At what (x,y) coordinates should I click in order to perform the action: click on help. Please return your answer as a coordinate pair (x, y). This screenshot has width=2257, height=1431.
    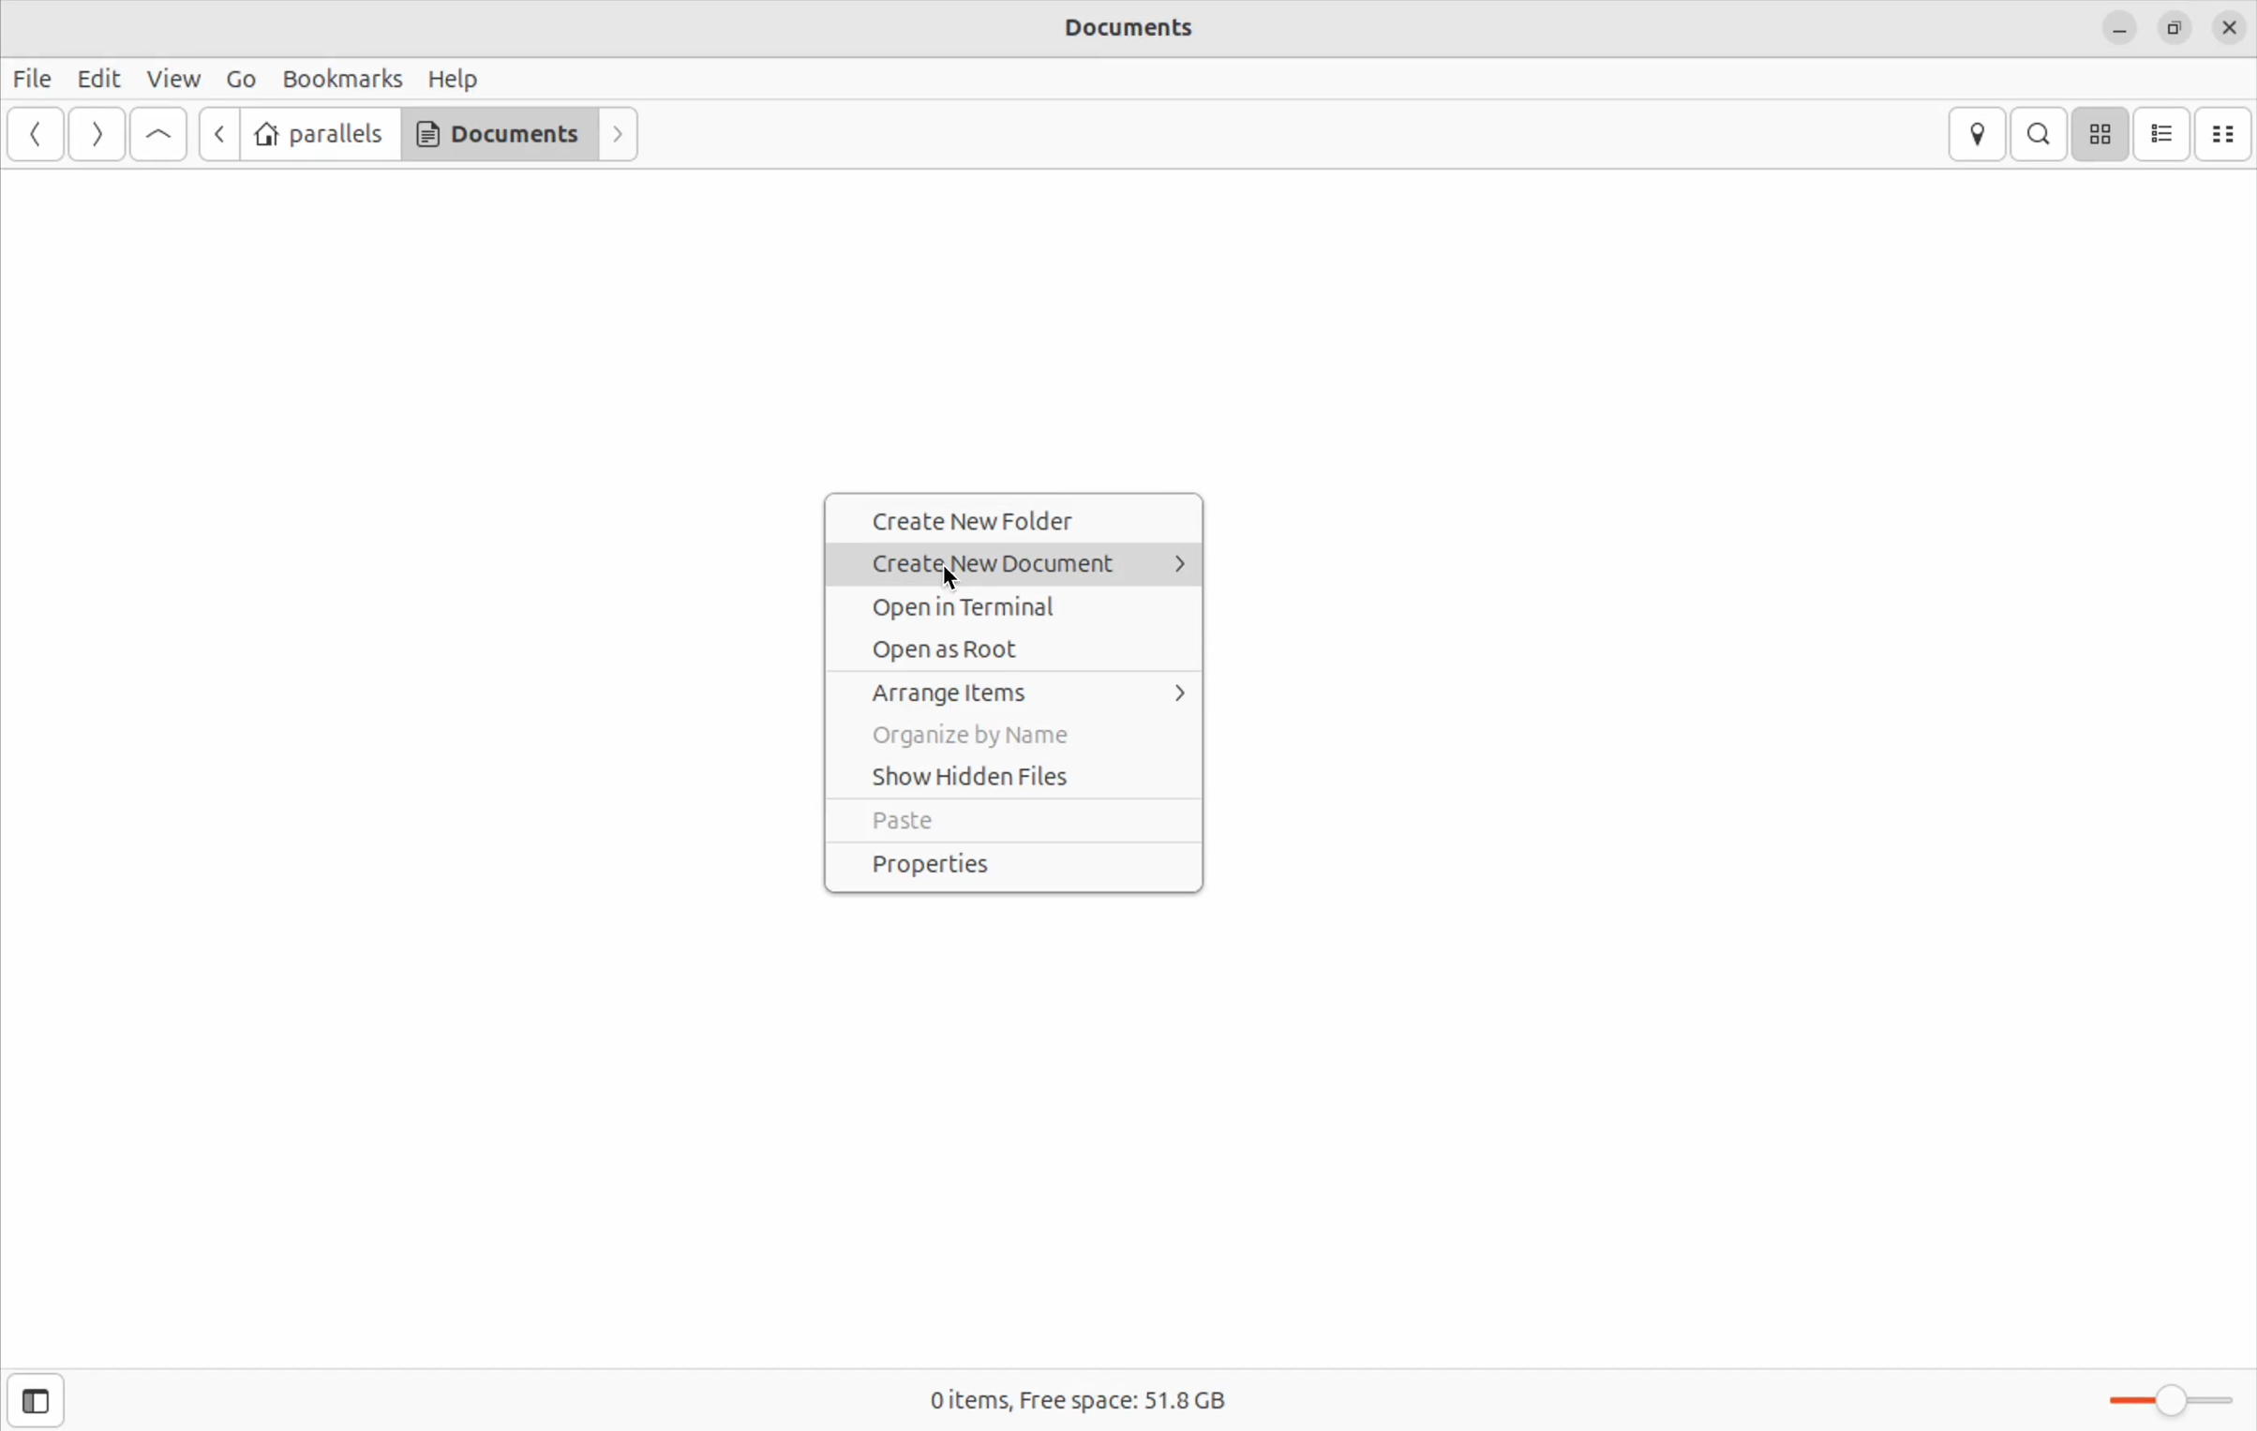
    Looking at the image, I should click on (455, 78).